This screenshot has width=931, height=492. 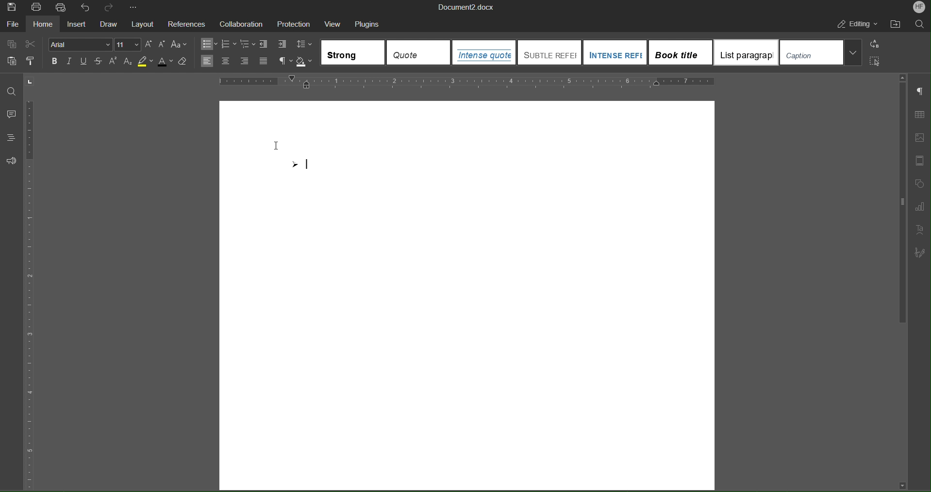 What do you see at coordinates (63, 9) in the screenshot?
I see `Quick Print` at bounding box center [63, 9].